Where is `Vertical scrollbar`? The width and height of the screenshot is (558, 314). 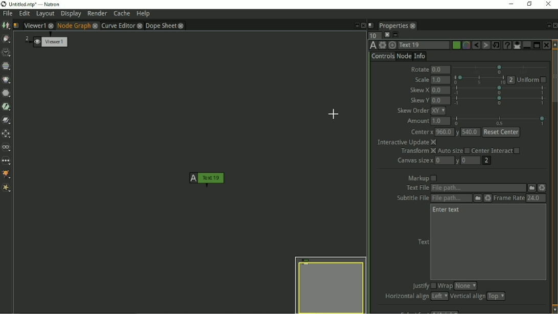
Vertical scrollbar is located at coordinates (554, 176).